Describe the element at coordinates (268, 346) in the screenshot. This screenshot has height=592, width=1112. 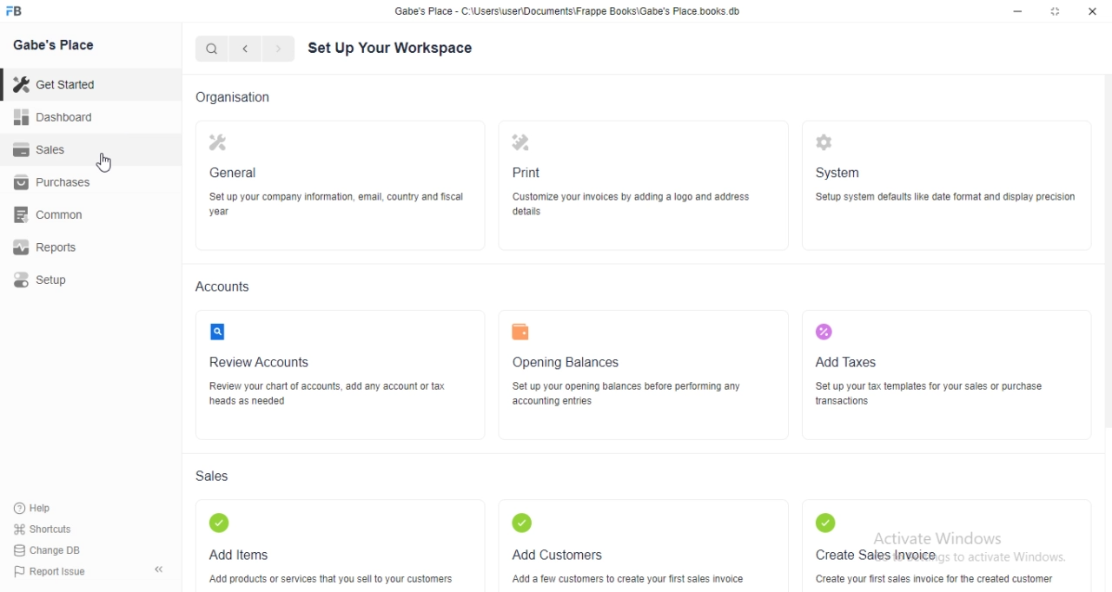
I see `2]
Review Accounts` at that location.